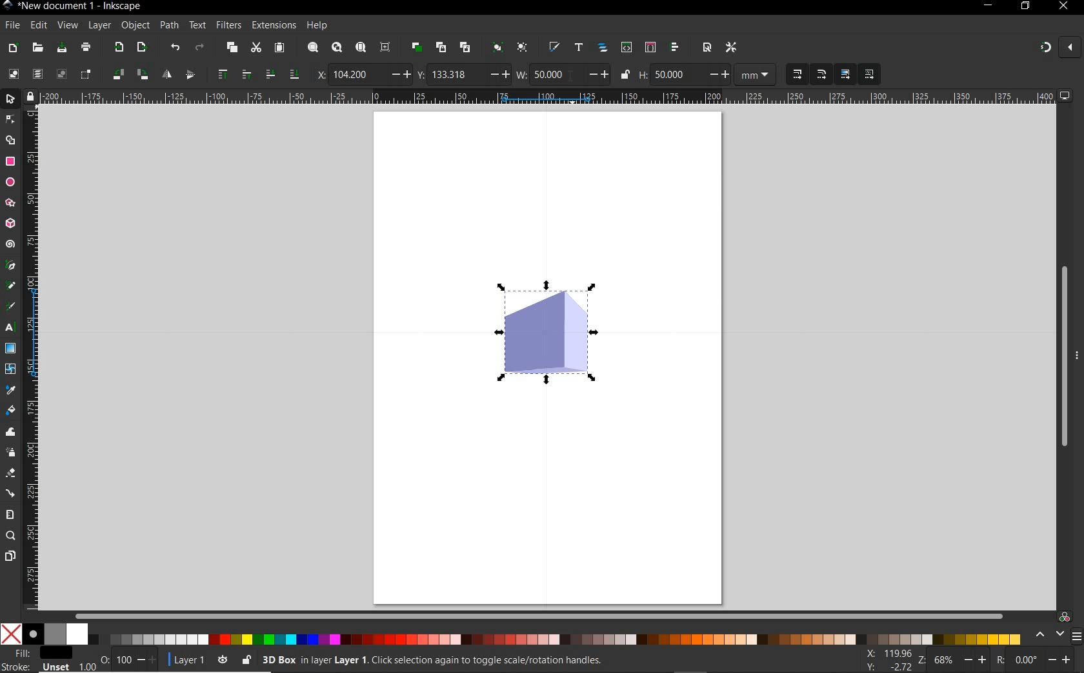 The width and height of the screenshot is (1084, 673). What do you see at coordinates (416, 48) in the screenshot?
I see `duplicate` at bounding box center [416, 48].